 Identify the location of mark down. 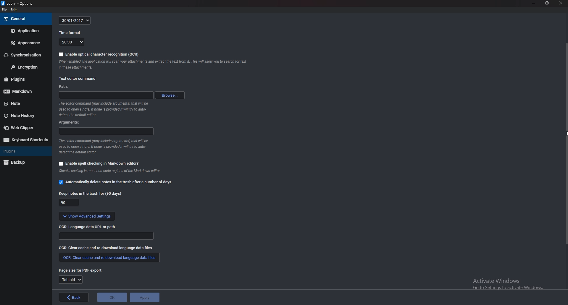
(20, 92).